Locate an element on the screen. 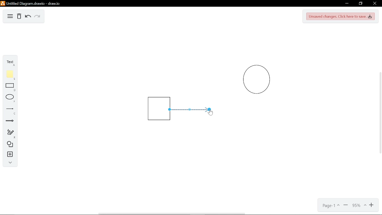 Image resolution: width=382 pixels, height=215 pixels. Circle is located at coordinates (259, 80).